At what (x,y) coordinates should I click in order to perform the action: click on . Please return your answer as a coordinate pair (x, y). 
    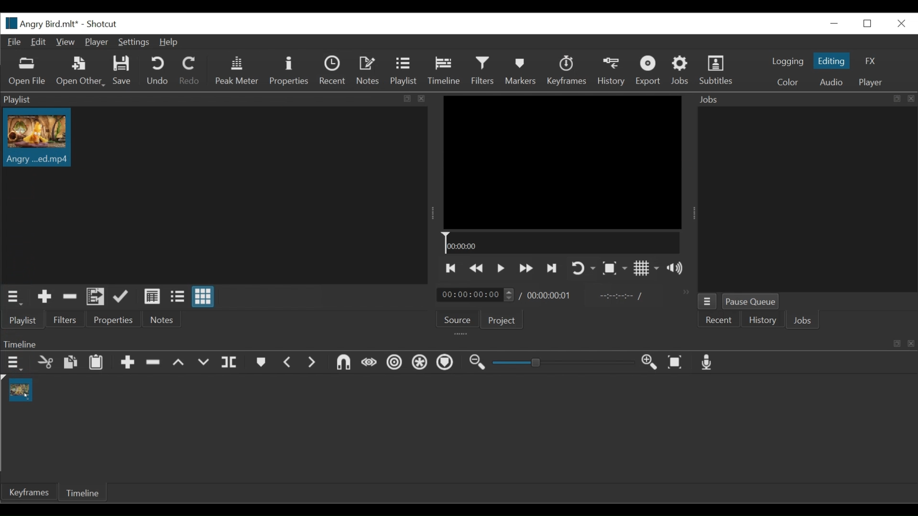
    Looking at the image, I should click on (788, 62).